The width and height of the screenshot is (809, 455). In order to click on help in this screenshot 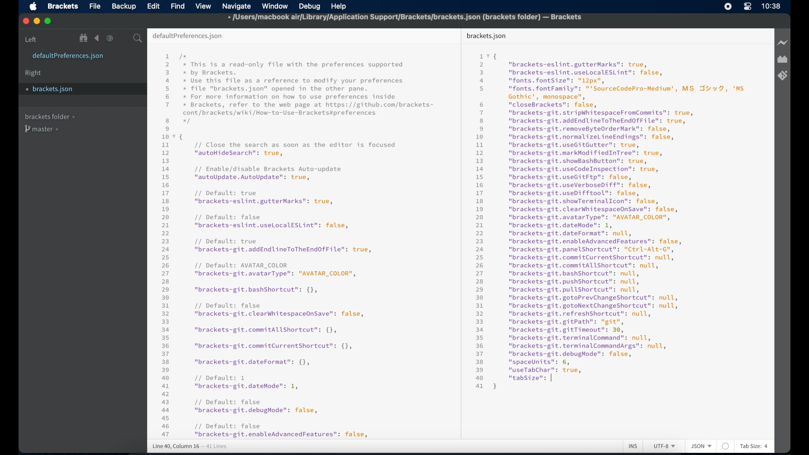, I will do `click(339, 7)`.